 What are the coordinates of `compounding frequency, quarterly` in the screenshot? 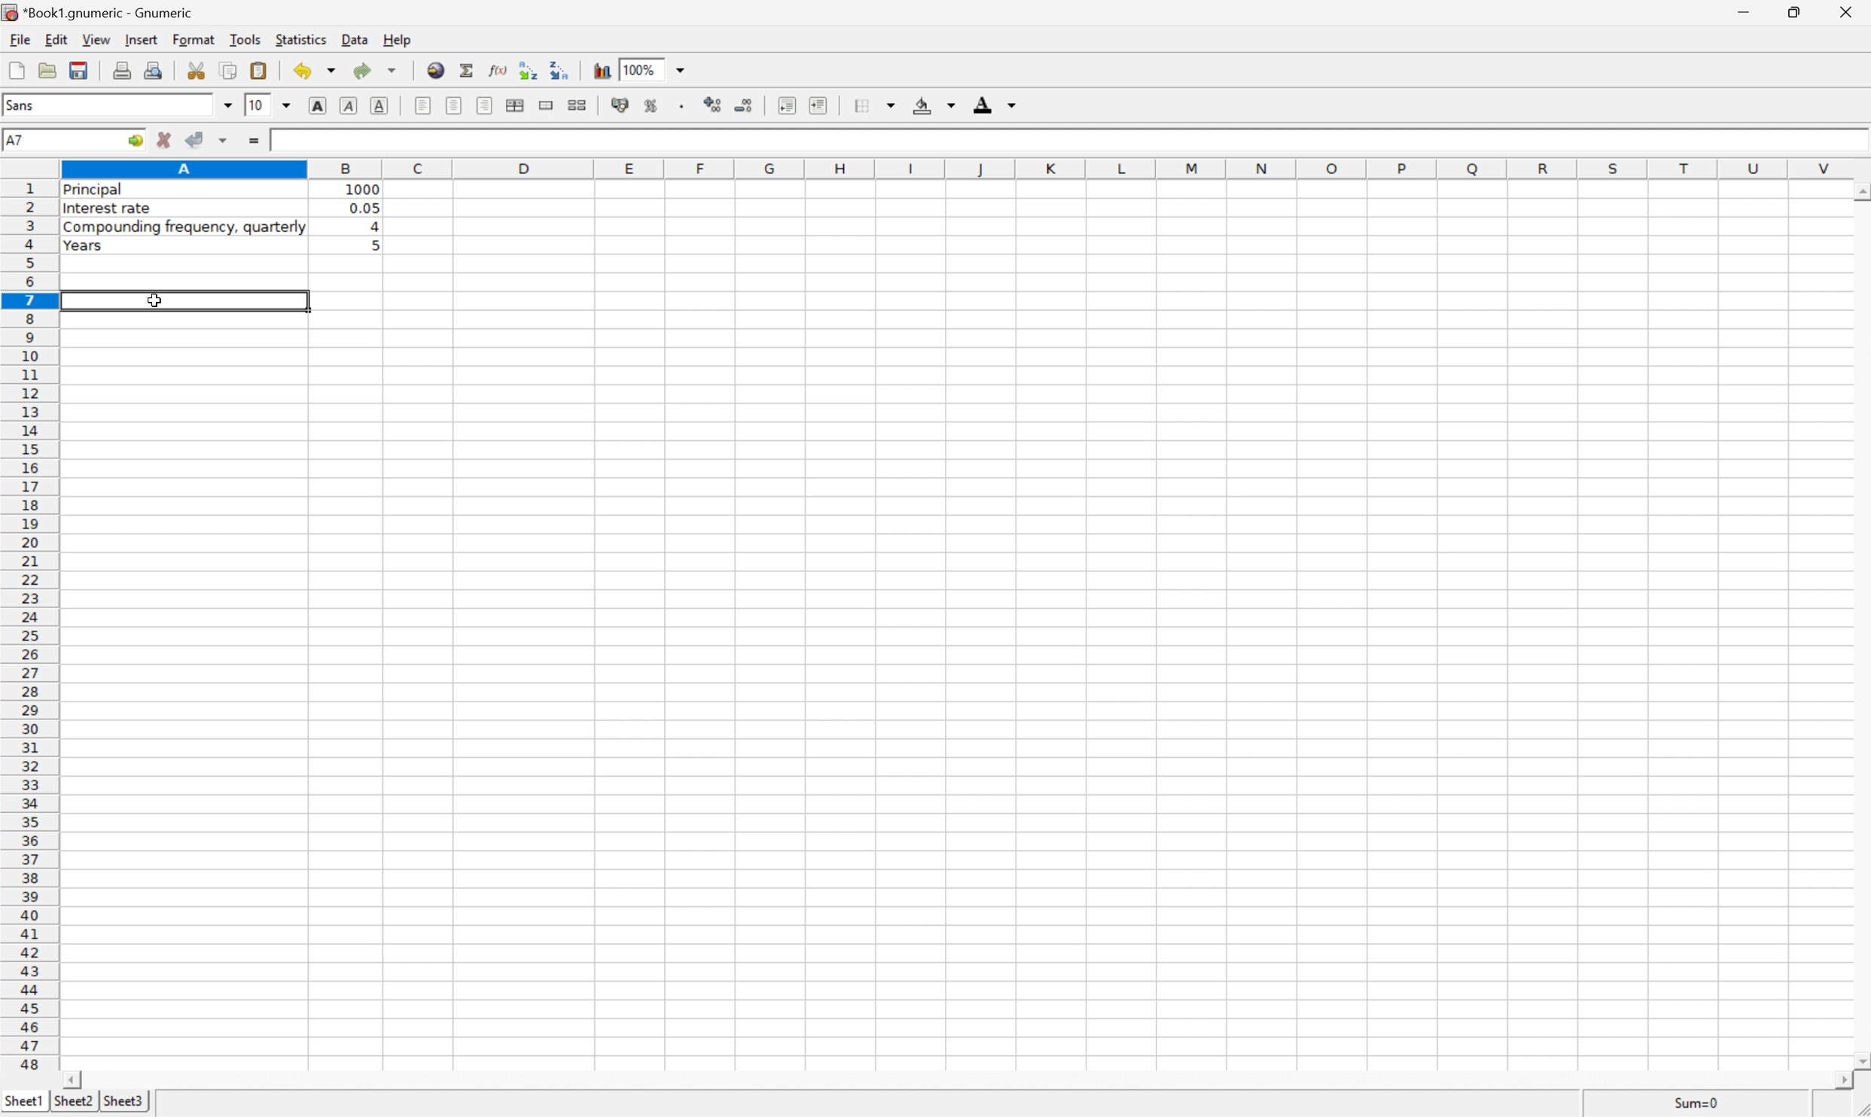 It's located at (181, 228).